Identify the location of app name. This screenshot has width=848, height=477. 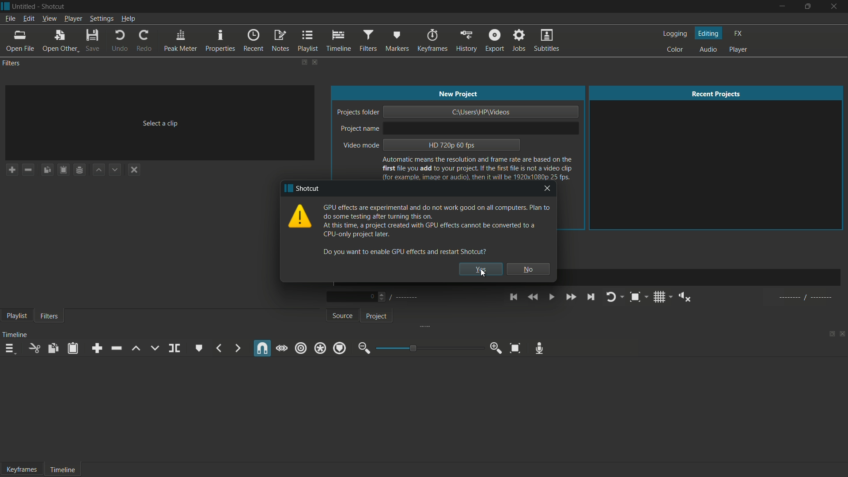
(309, 188).